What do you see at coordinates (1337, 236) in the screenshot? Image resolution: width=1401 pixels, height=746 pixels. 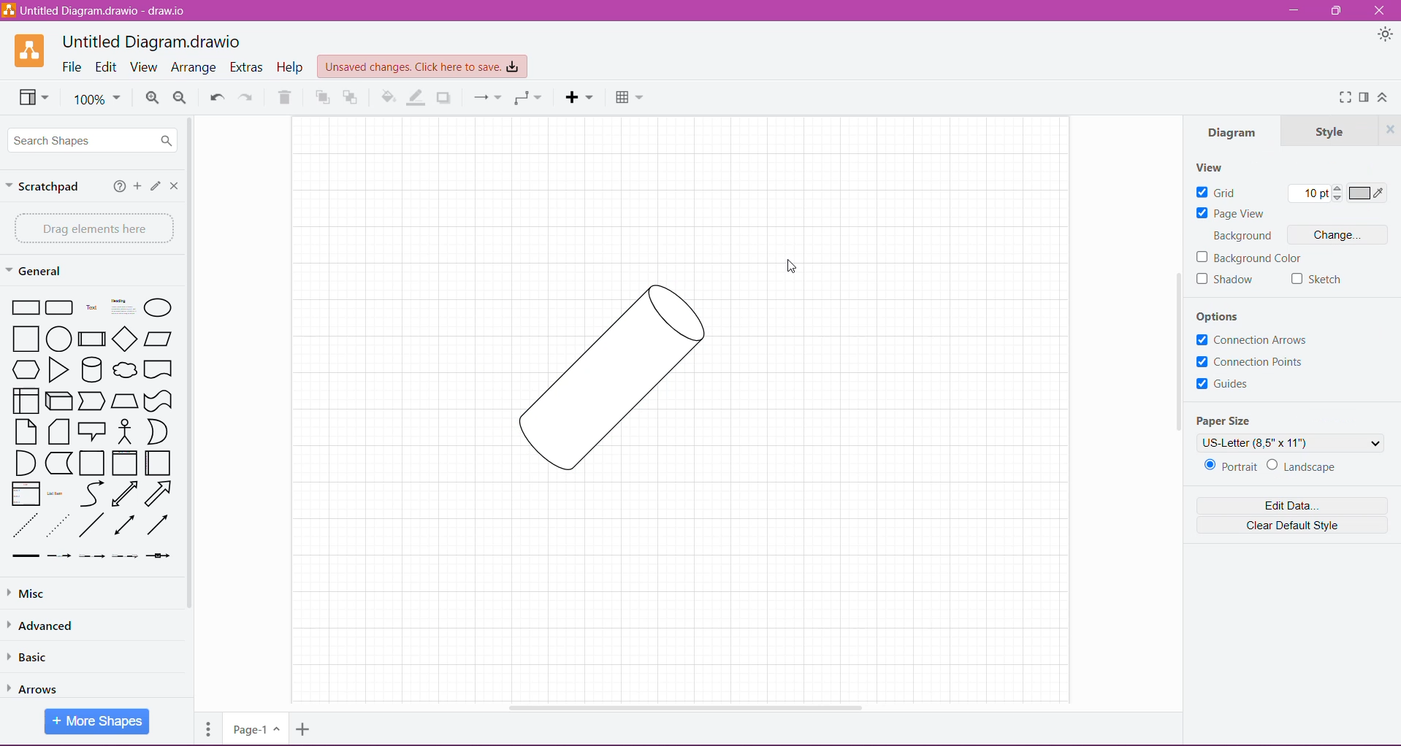 I see `lick to change Background` at bounding box center [1337, 236].